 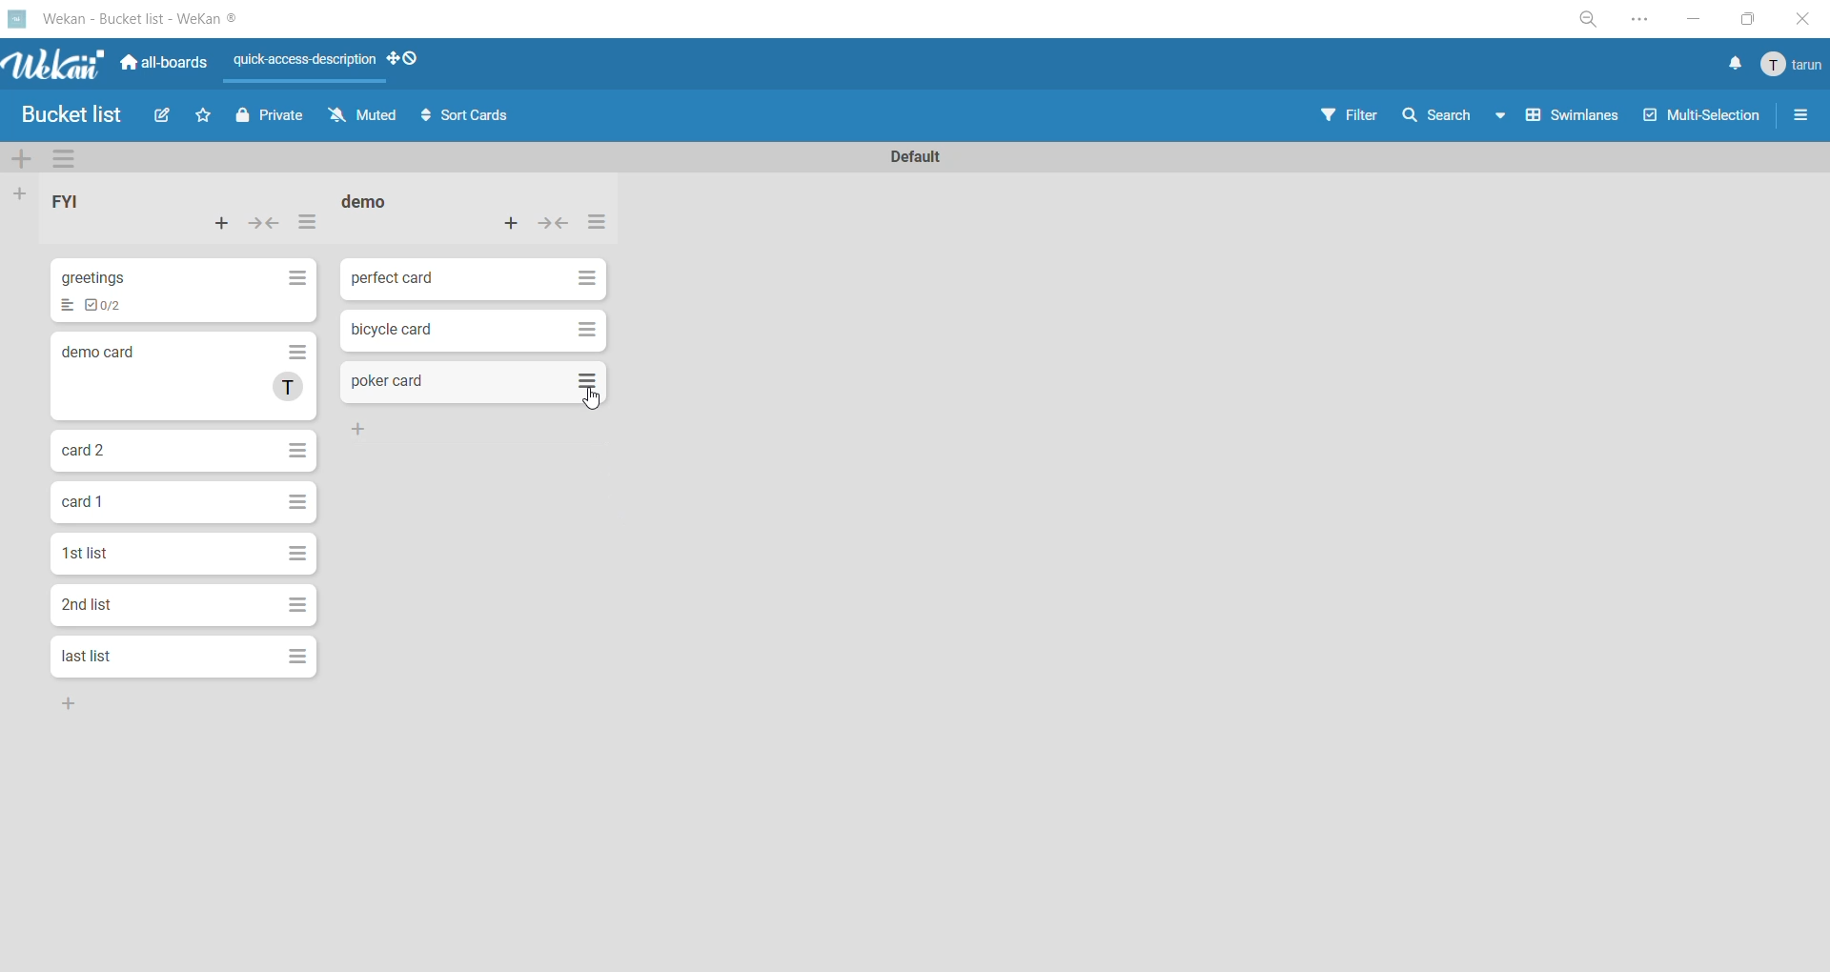 I want to click on star, so click(x=209, y=119).